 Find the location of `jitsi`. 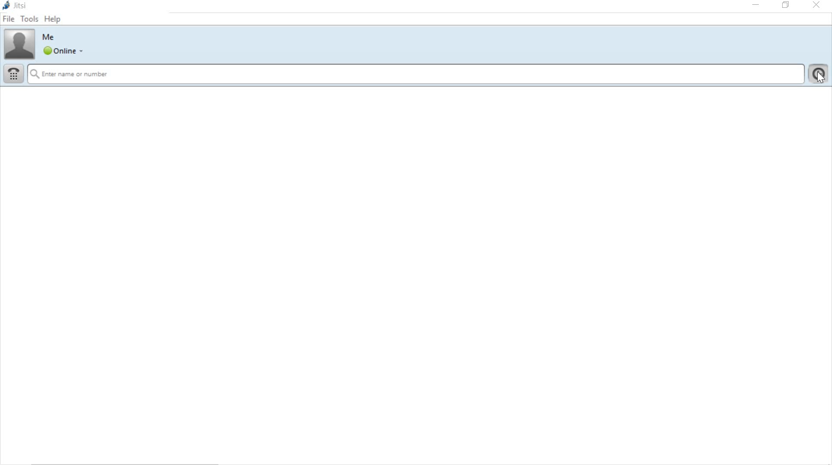

jitsi is located at coordinates (17, 6).